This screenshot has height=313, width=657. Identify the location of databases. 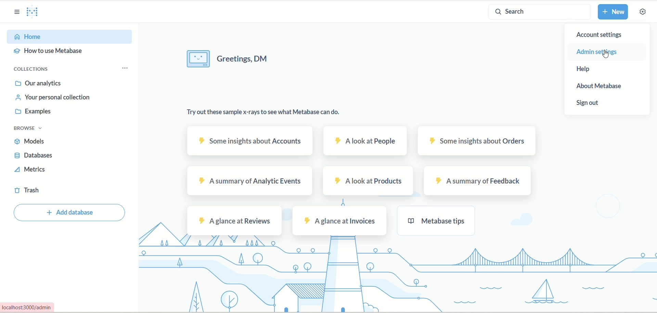
(33, 156).